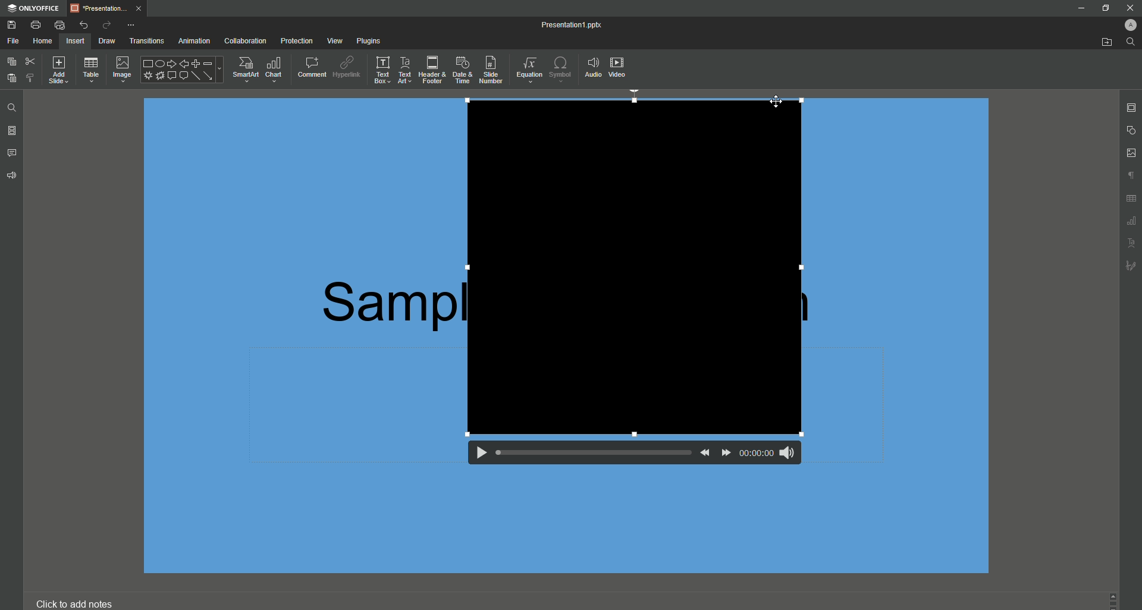 This screenshot has height=610, width=1142. I want to click on Cut, so click(30, 61).